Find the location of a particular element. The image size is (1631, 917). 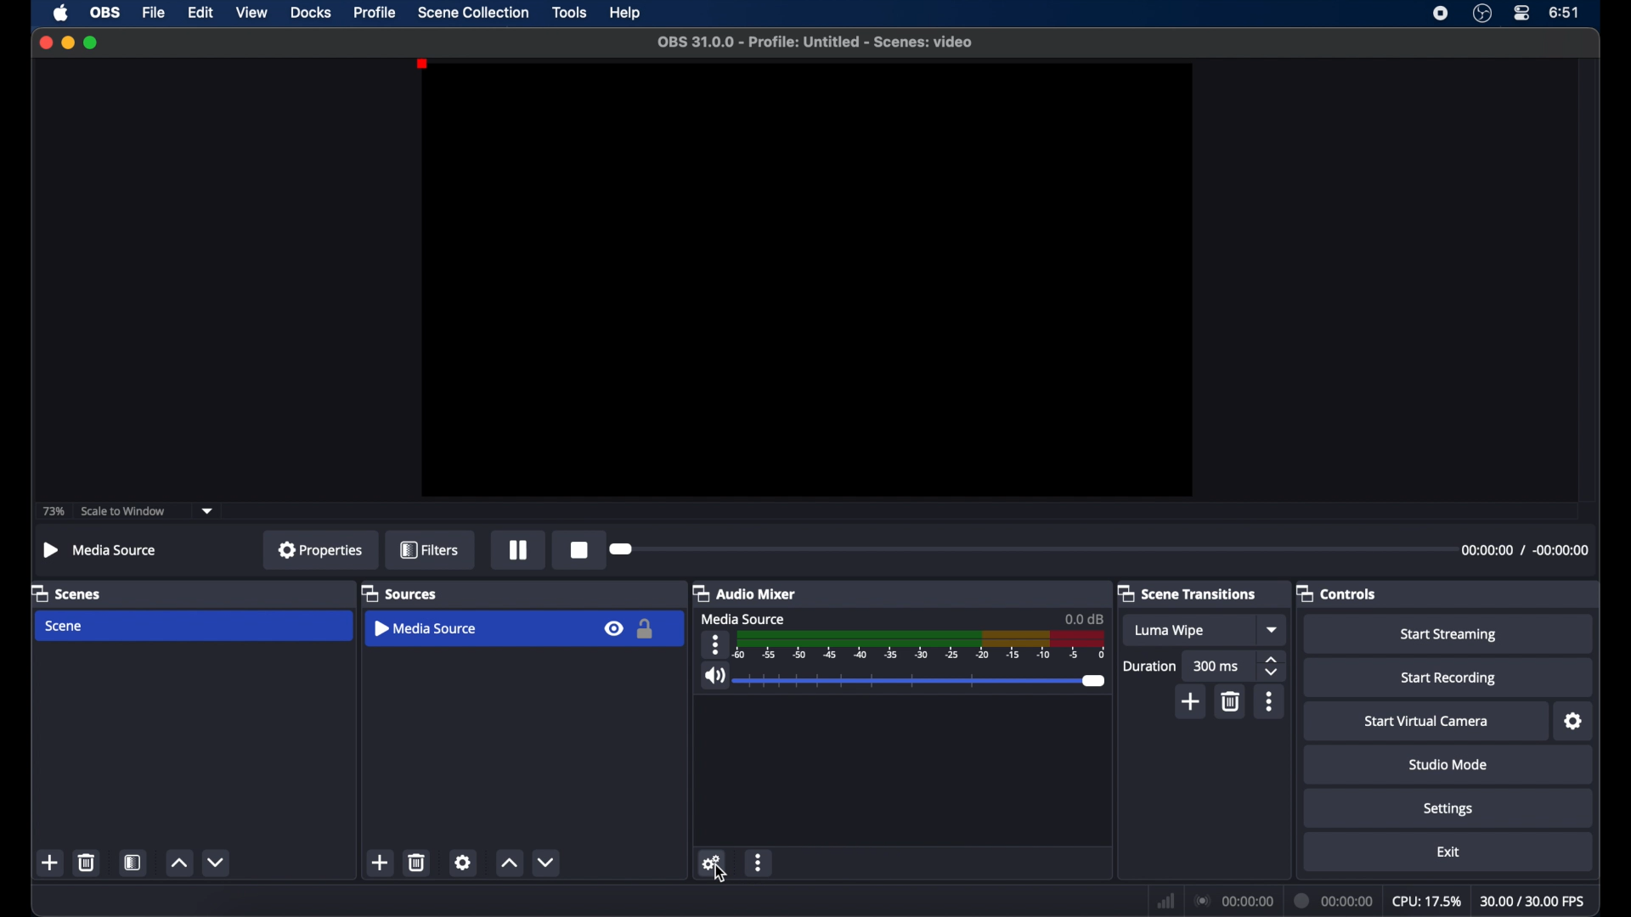

filters is located at coordinates (432, 551).